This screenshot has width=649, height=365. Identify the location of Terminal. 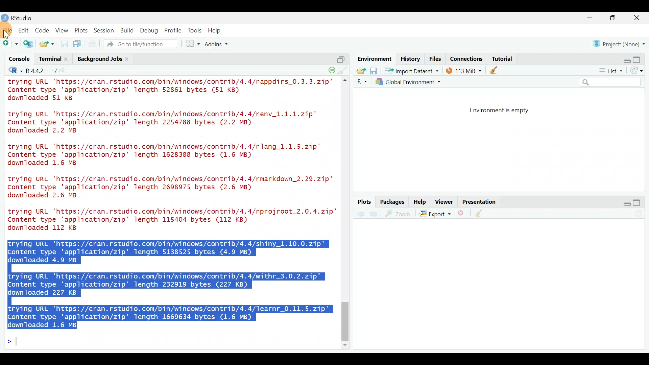
(49, 60).